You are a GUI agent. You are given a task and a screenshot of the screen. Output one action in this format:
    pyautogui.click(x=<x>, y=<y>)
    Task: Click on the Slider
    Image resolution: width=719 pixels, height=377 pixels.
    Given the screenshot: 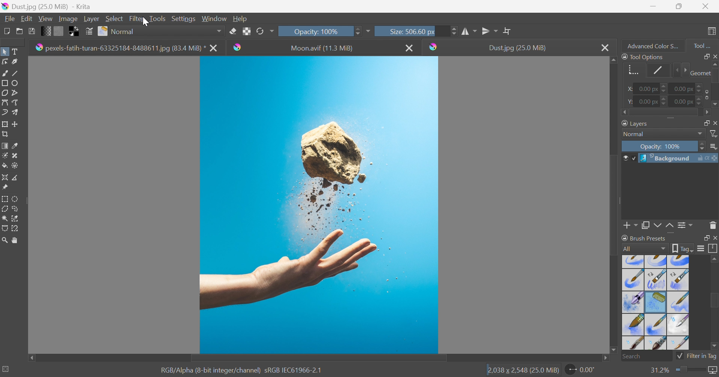 What is the action you would take?
    pyautogui.click(x=680, y=70)
    